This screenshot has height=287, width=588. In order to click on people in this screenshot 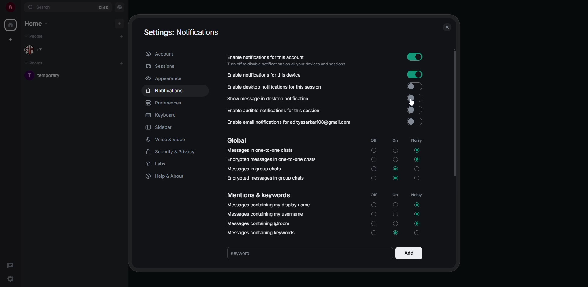, I will do `click(38, 36)`.